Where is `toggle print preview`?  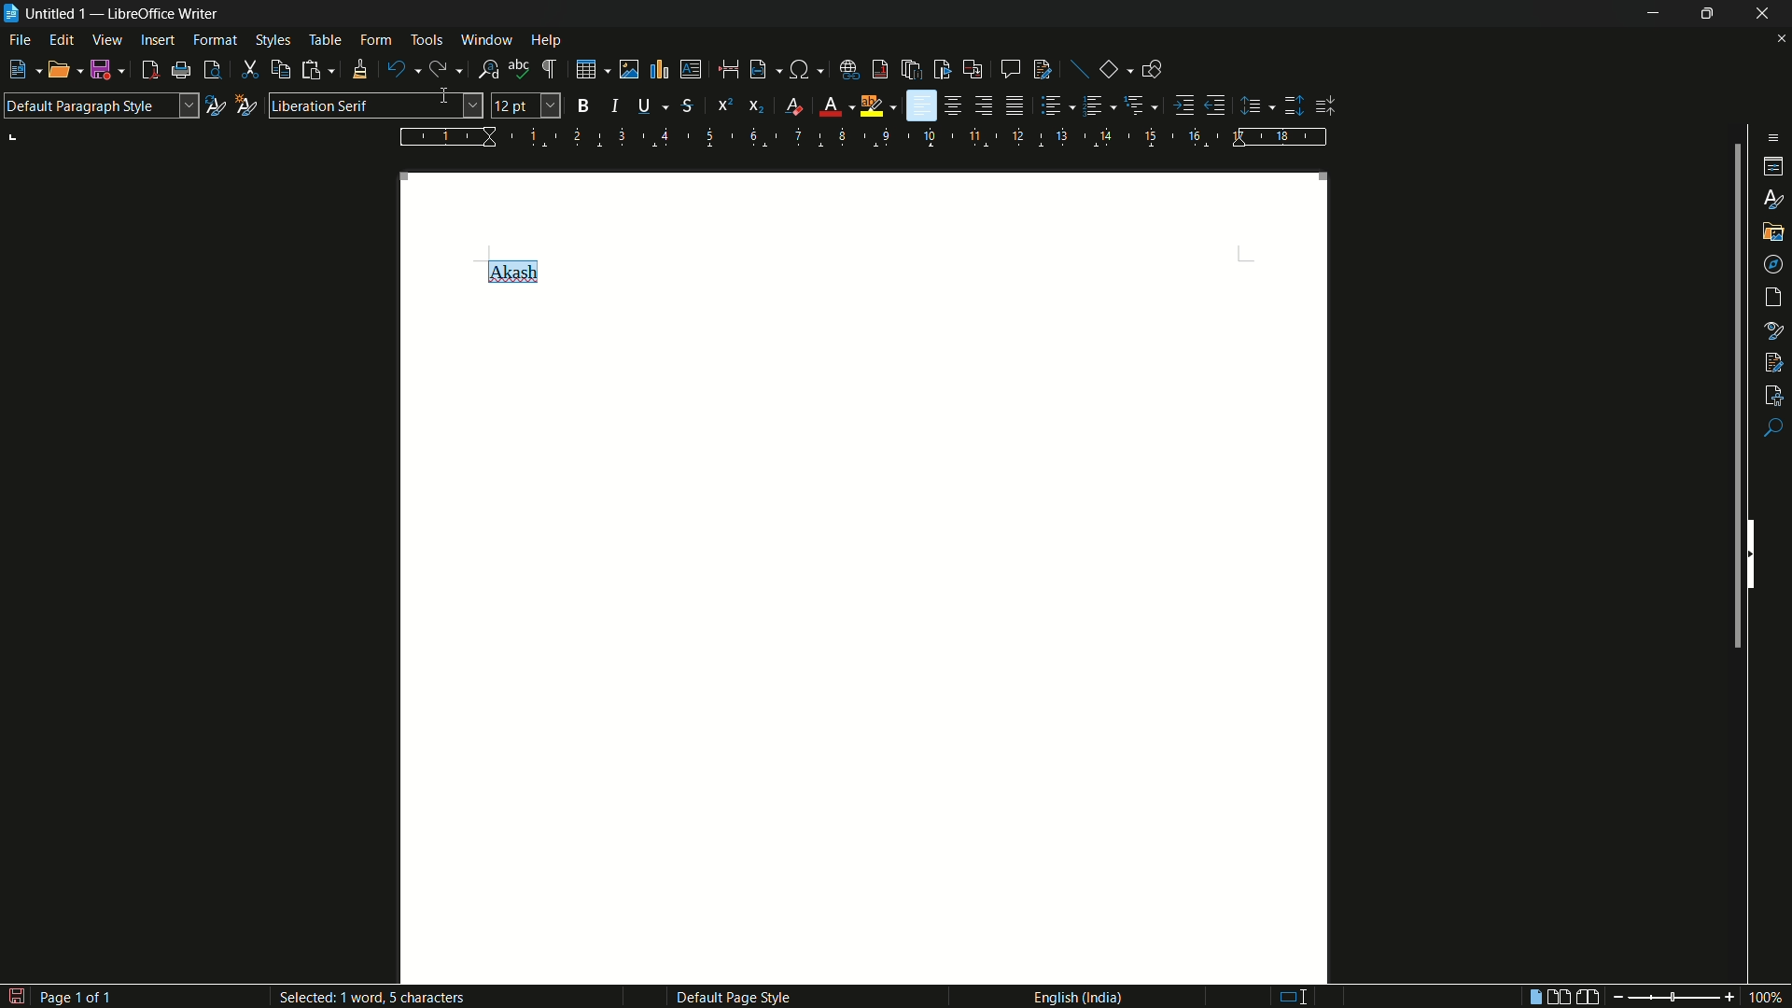
toggle print preview is located at coordinates (213, 70).